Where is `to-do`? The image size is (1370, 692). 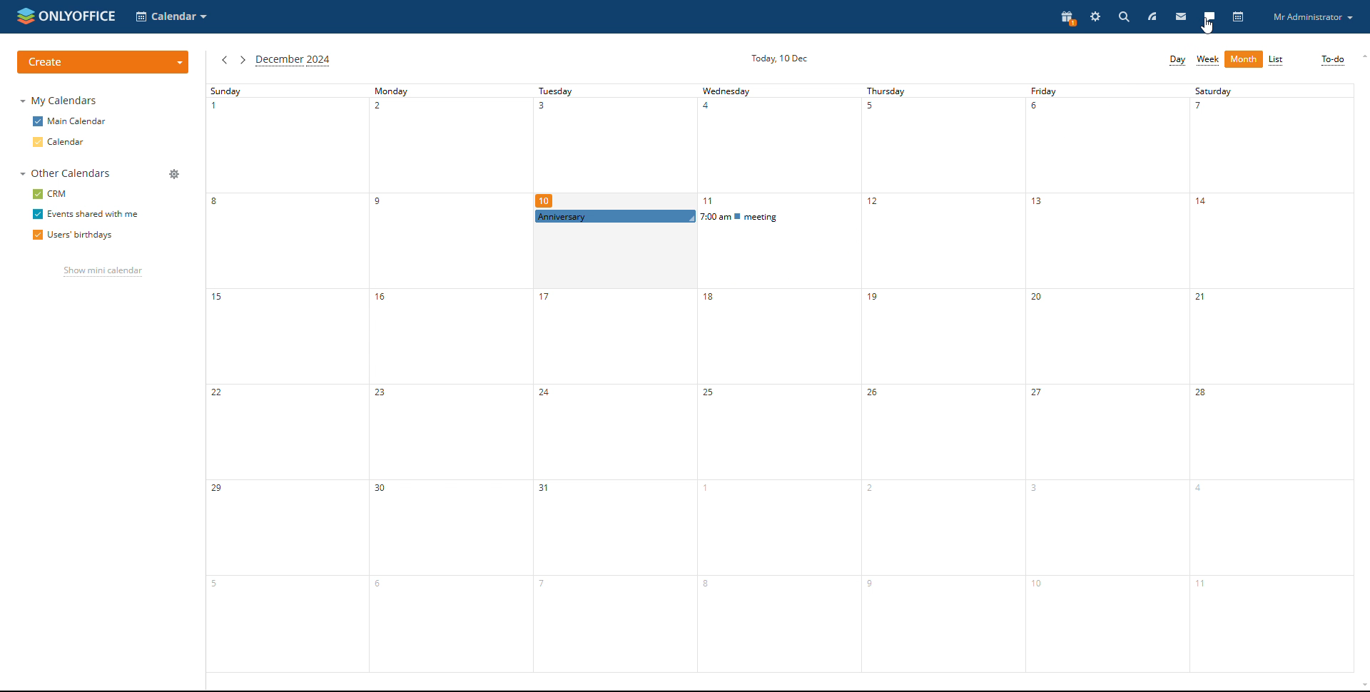 to-do is located at coordinates (1334, 61).